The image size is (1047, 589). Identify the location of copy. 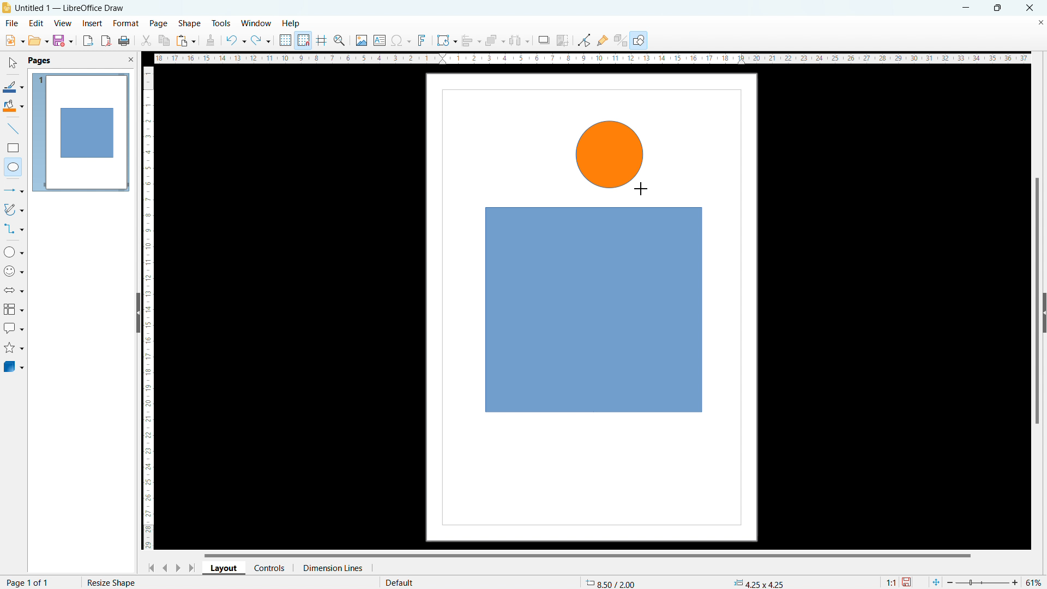
(165, 40).